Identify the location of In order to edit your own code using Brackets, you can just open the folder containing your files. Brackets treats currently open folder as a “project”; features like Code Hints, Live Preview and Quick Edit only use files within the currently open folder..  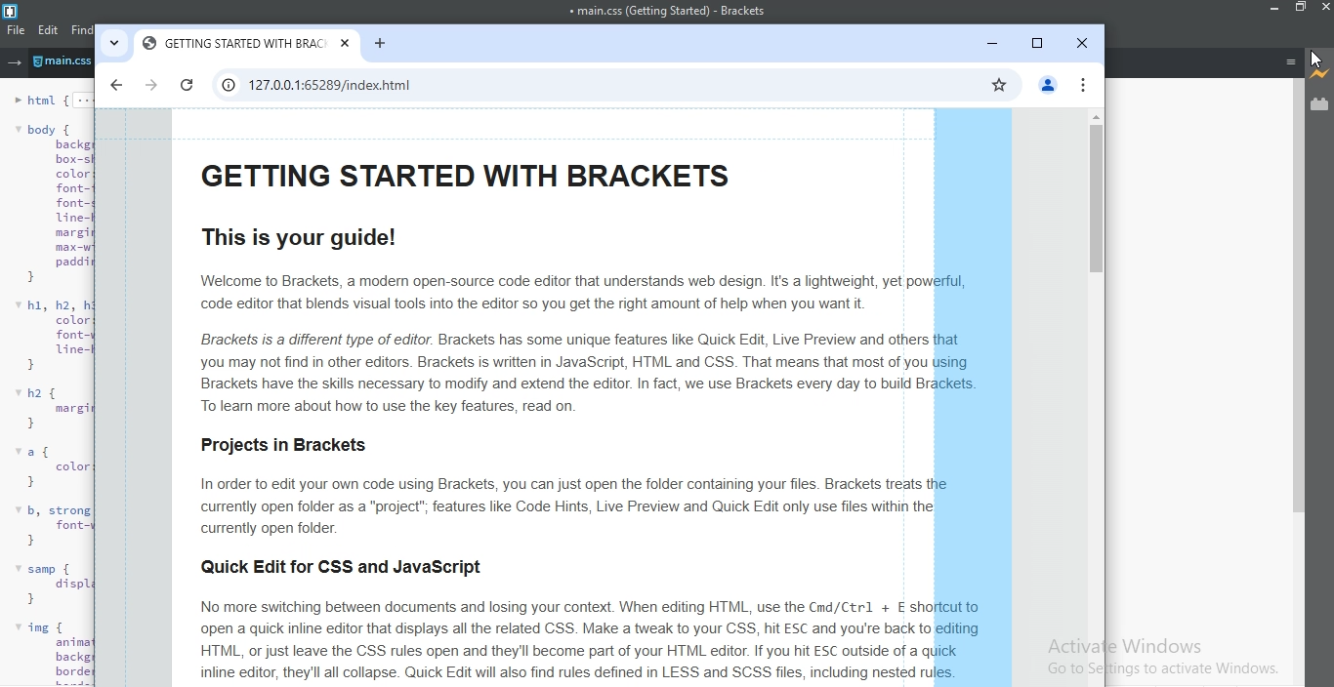
(597, 510).